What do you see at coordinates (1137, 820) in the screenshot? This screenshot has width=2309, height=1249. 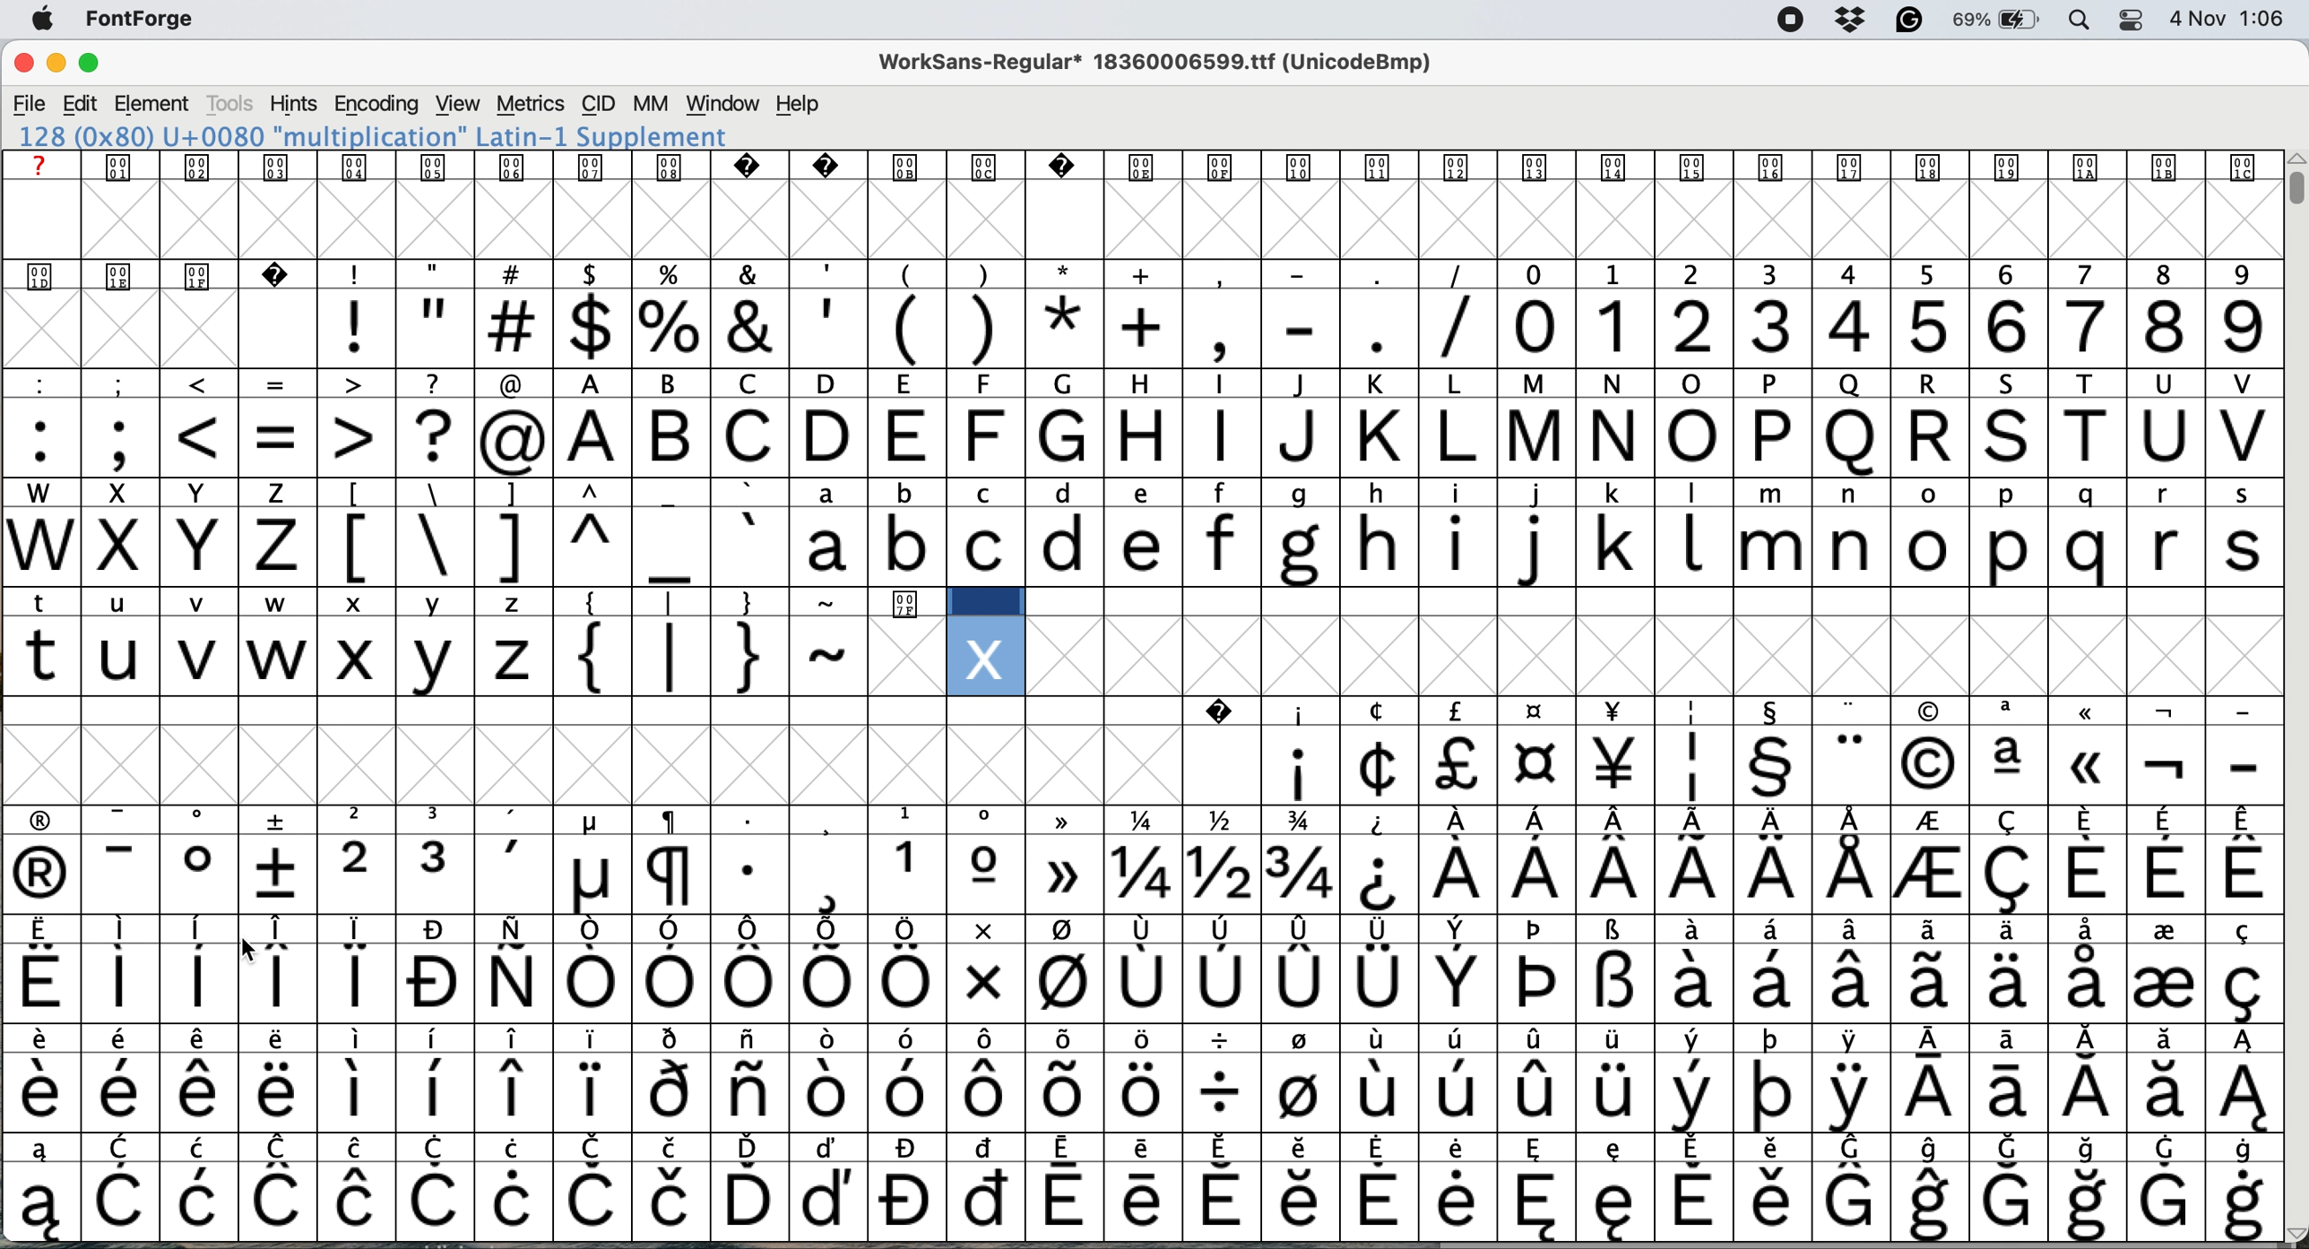 I see `special characters` at bounding box center [1137, 820].